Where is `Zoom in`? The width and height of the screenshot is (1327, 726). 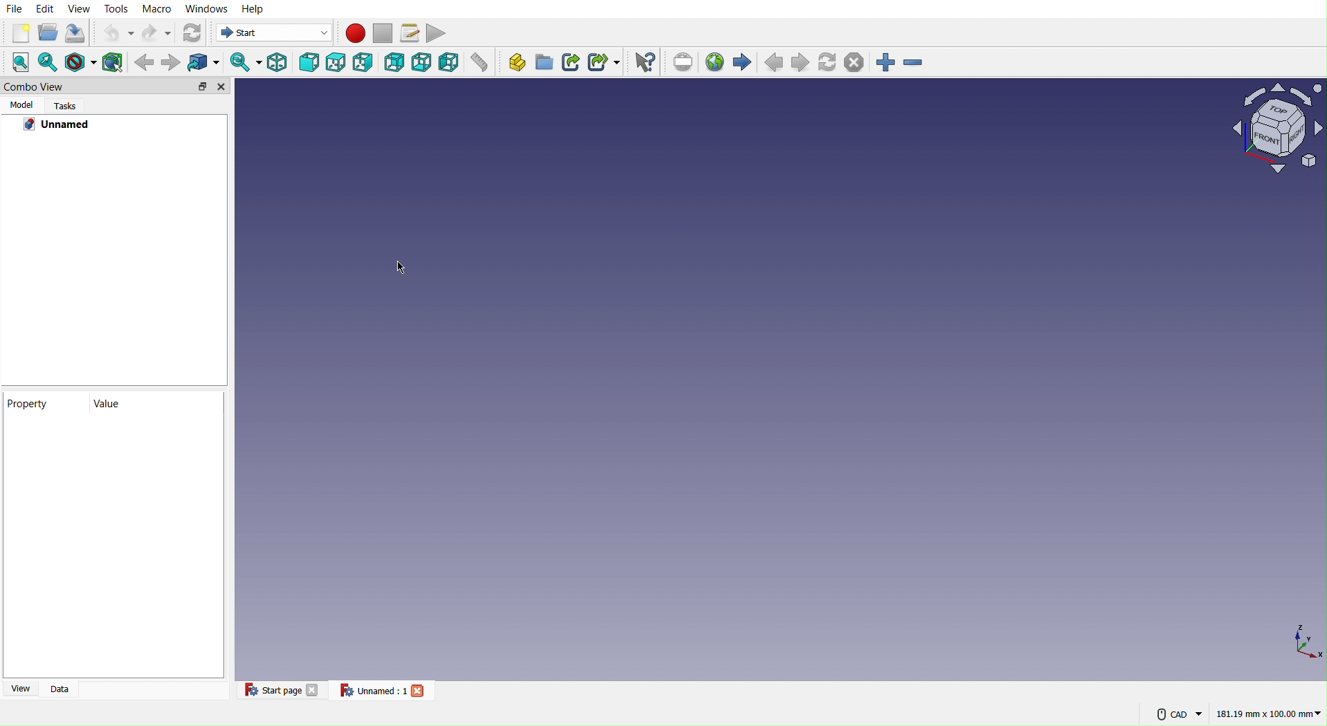 Zoom in is located at coordinates (887, 64).